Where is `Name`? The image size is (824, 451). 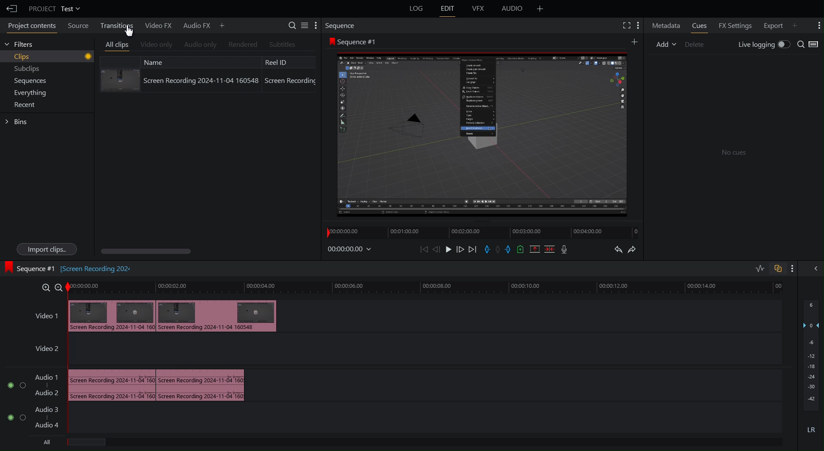
Name is located at coordinates (155, 61).